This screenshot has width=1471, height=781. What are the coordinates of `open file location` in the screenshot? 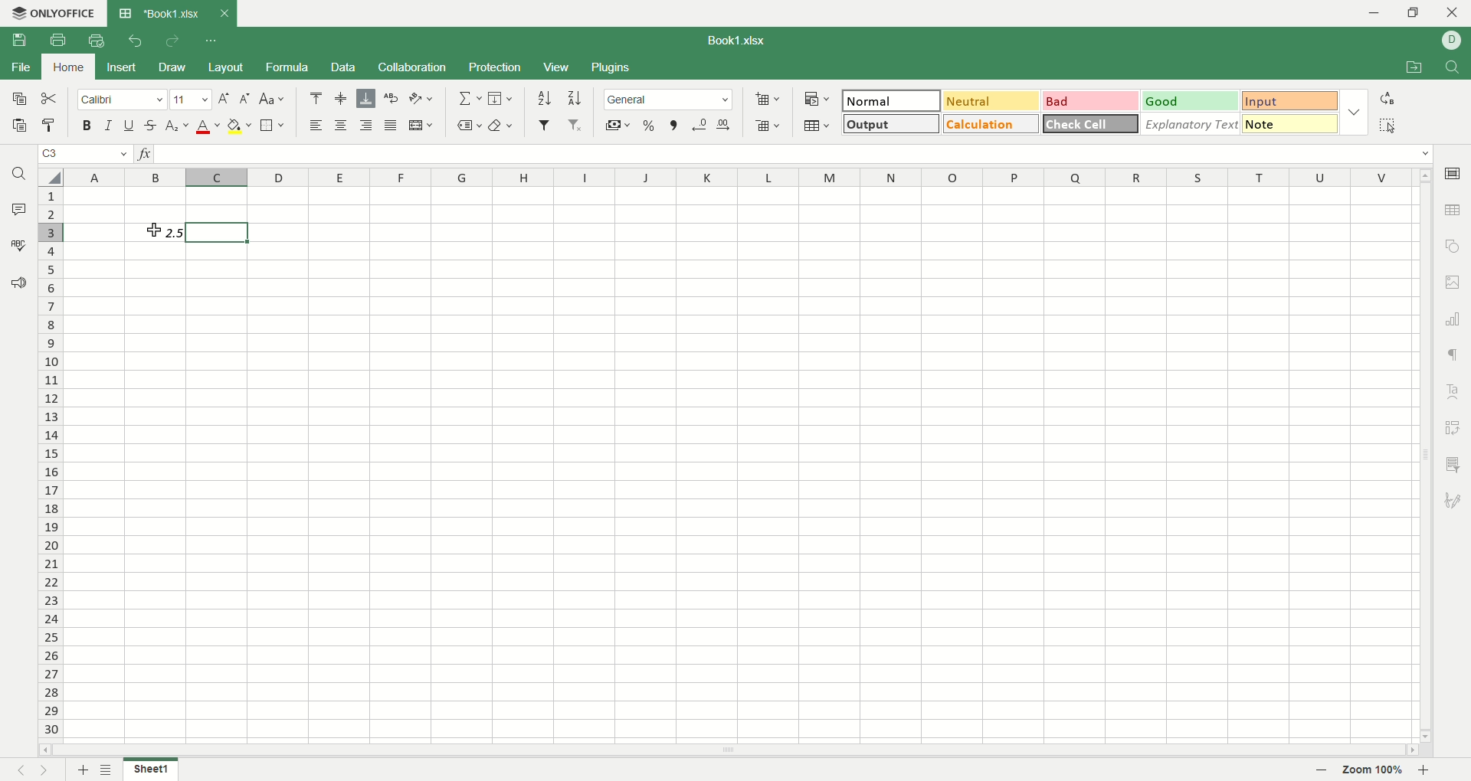 It's located at (1417, 68).